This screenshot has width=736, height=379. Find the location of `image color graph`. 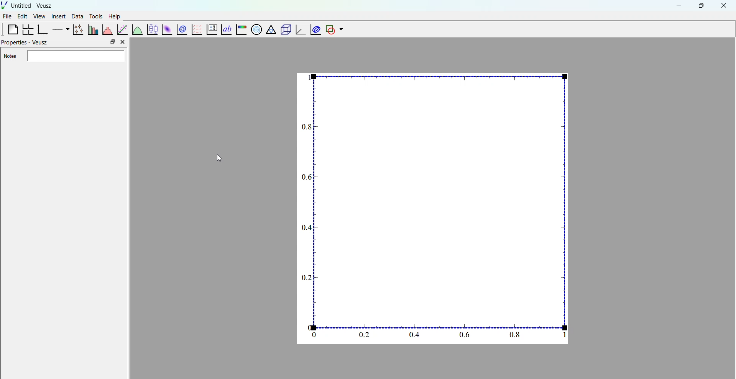

image color graph is located at coordinates (241, 30).